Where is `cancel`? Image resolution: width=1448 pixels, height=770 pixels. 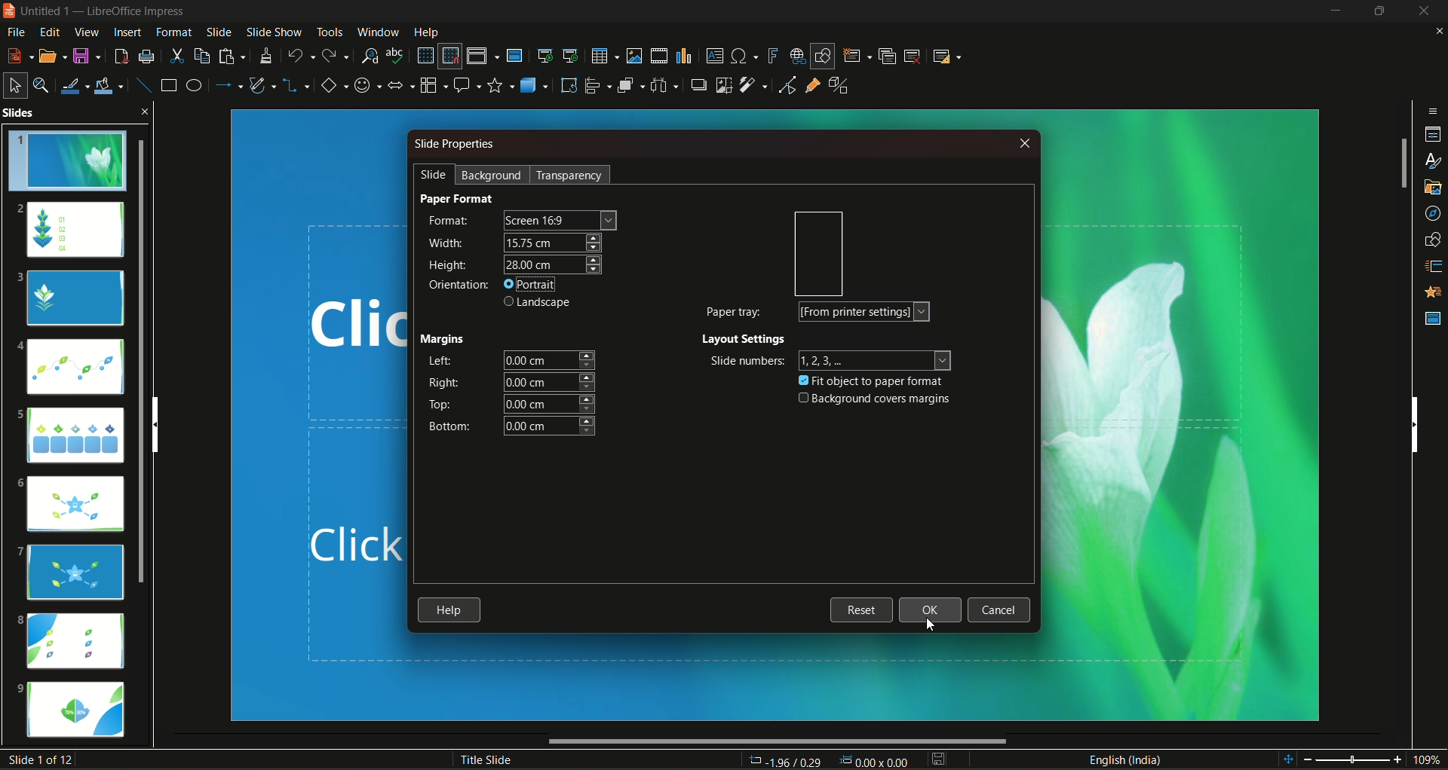
cancel is located at coordinates (998, 611).